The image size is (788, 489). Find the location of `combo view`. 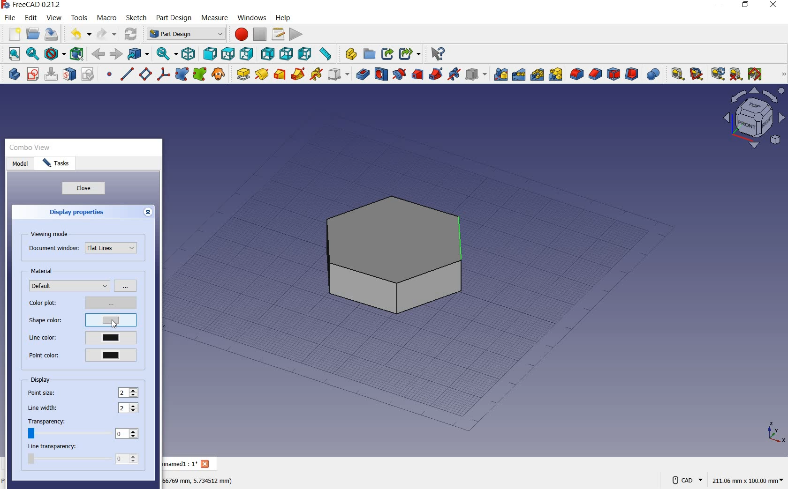

combo view is located at coordinates (31, 149).